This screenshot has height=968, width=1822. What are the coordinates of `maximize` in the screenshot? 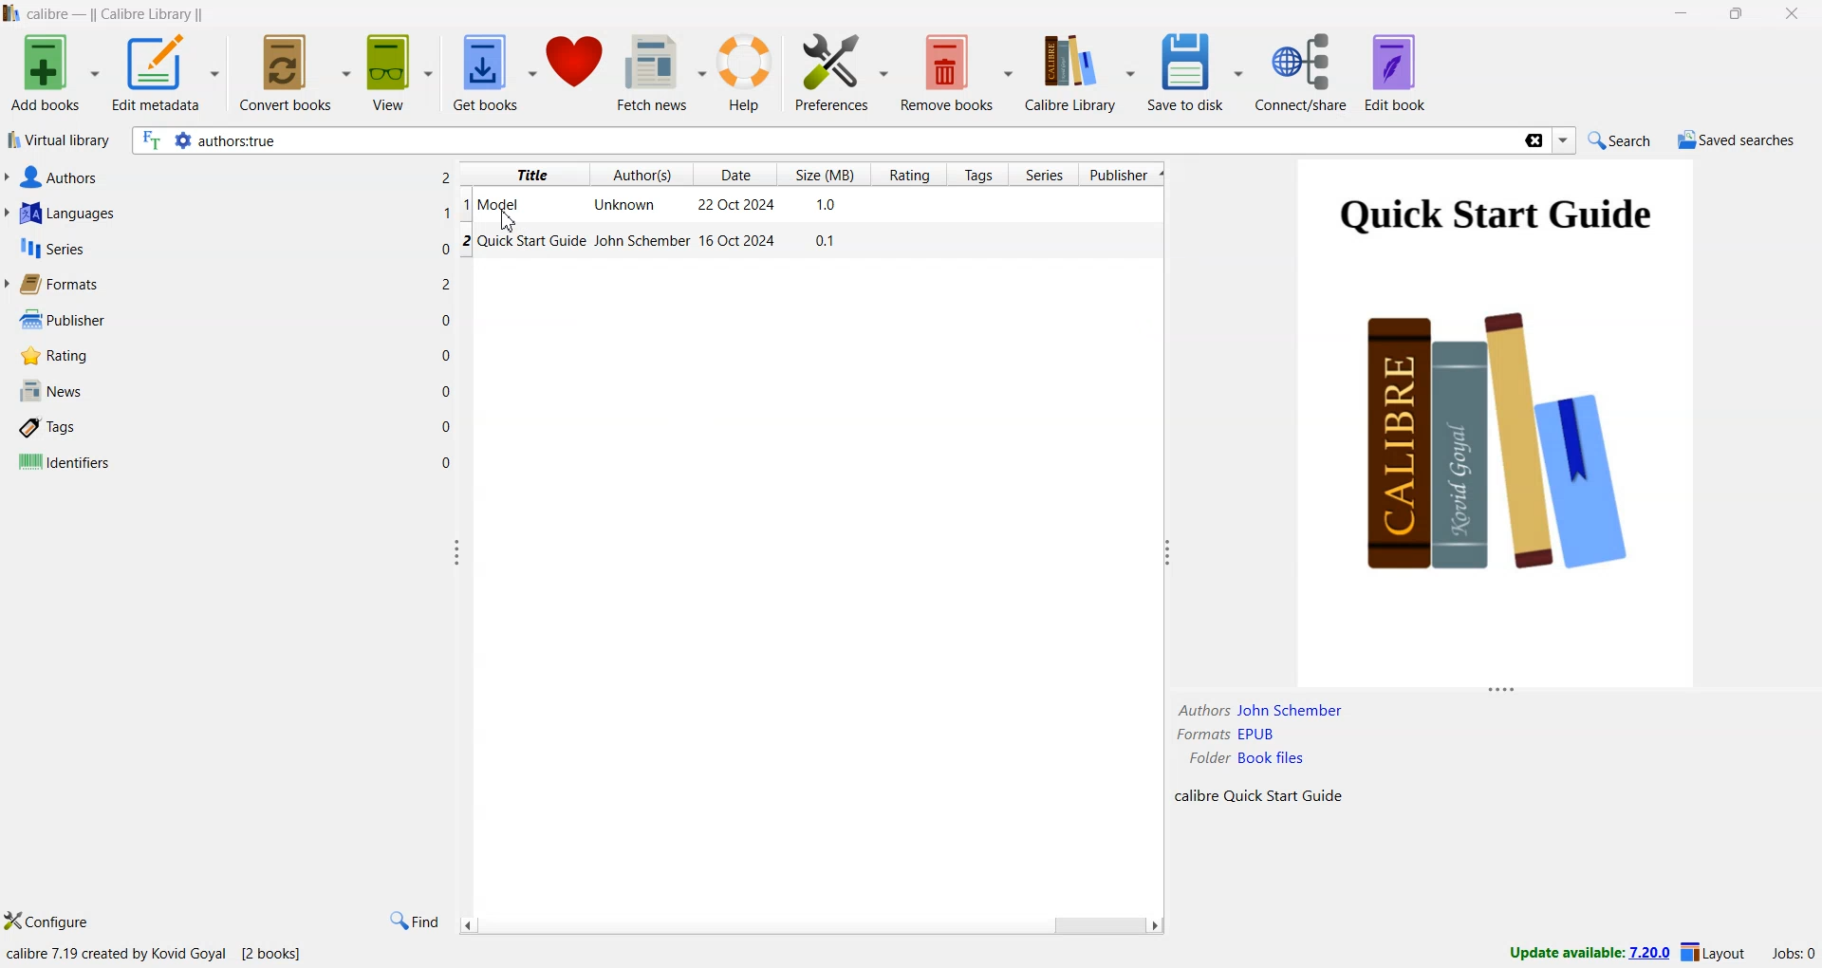 It's located at (1739, 15).